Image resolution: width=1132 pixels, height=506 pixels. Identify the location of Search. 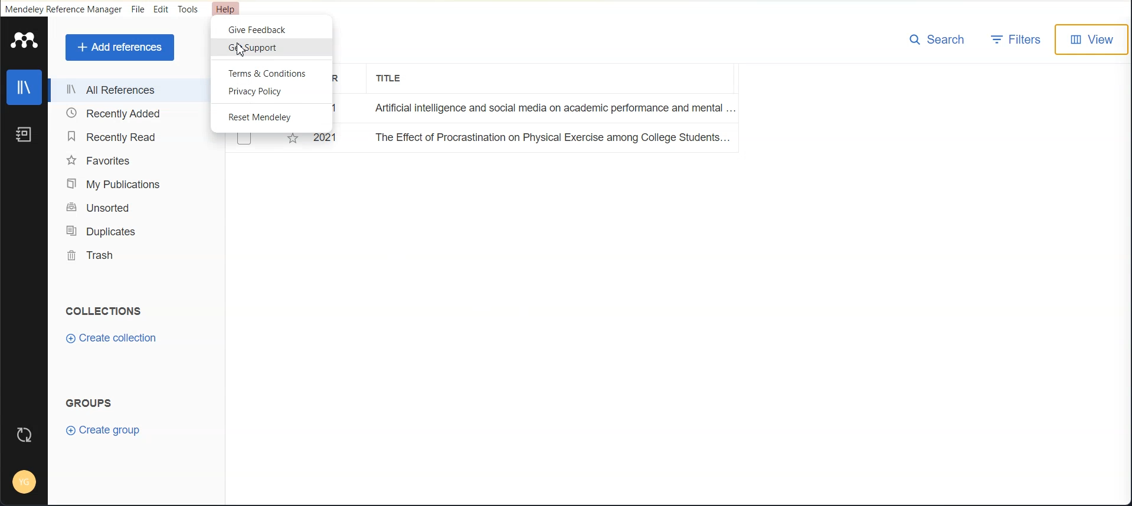
(937, 40).